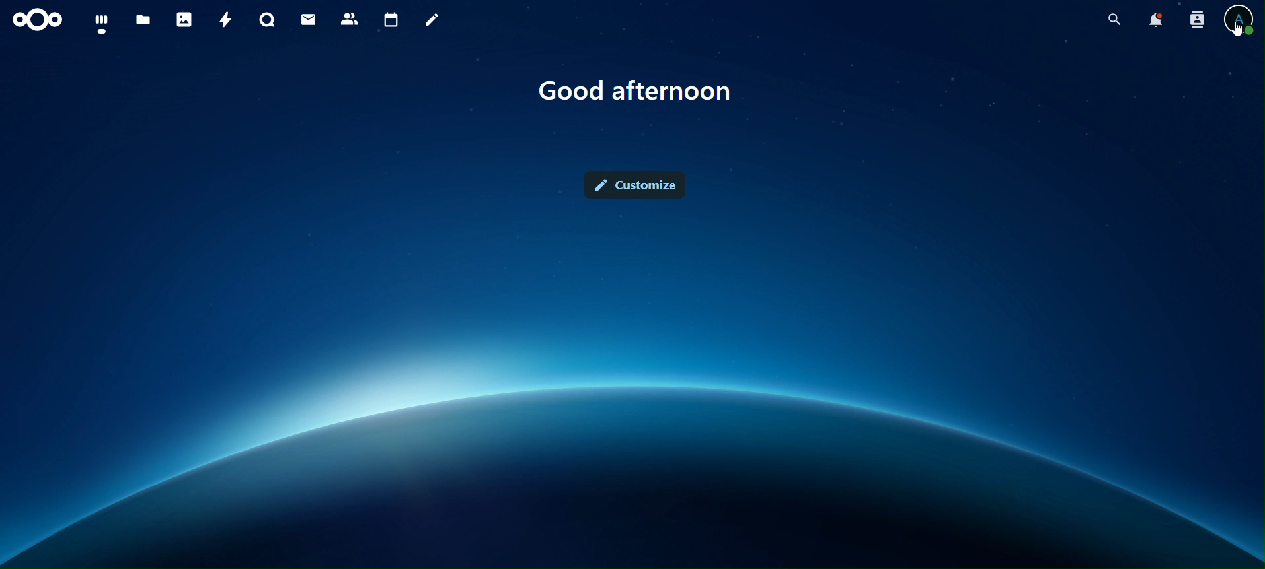 Image resolution: width=1265 pixels, height=569 pixels. What do you see at coordinates (638, 92) in the screenshot?
I see `text` at bounding box center [638, 92].